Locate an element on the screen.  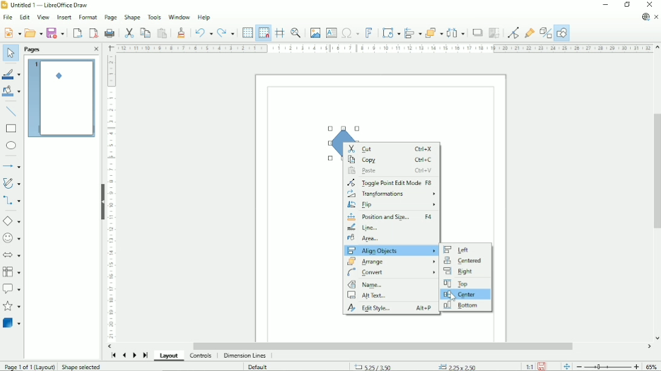
Vertical scrollbar is located at coordinates (656, 172).